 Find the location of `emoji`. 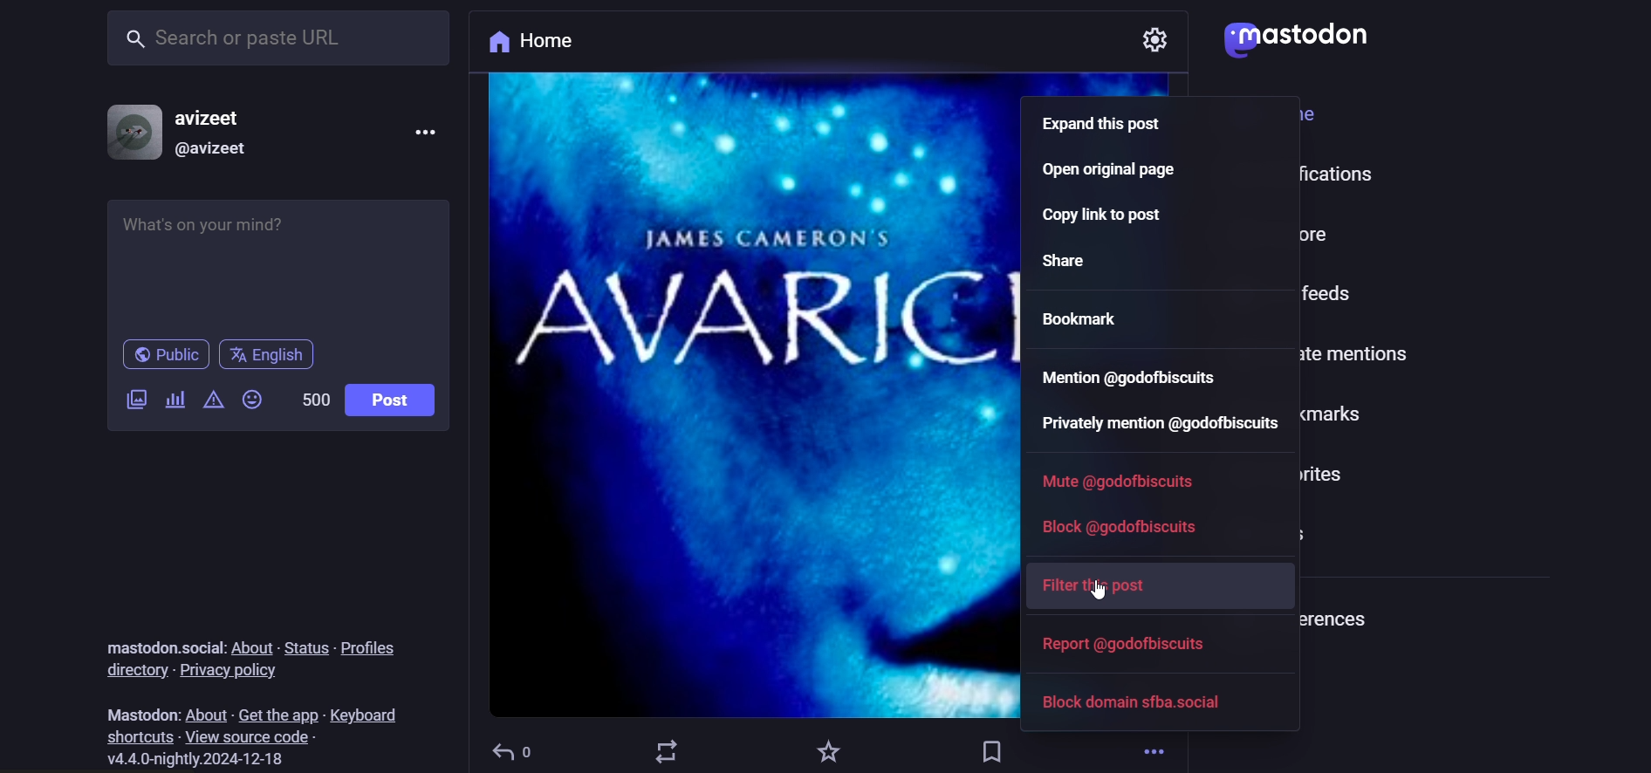

emoji is located at coordinates (256, 395).